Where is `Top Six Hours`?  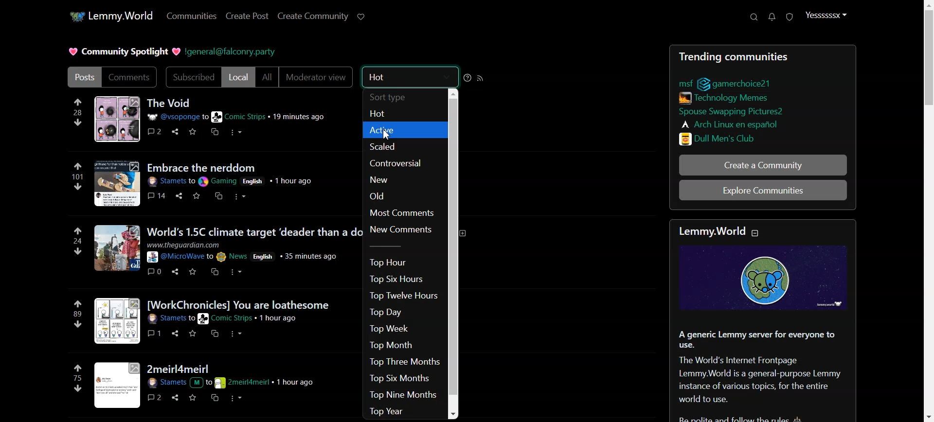 Top Six Hours is located at coordinates (401, 279).